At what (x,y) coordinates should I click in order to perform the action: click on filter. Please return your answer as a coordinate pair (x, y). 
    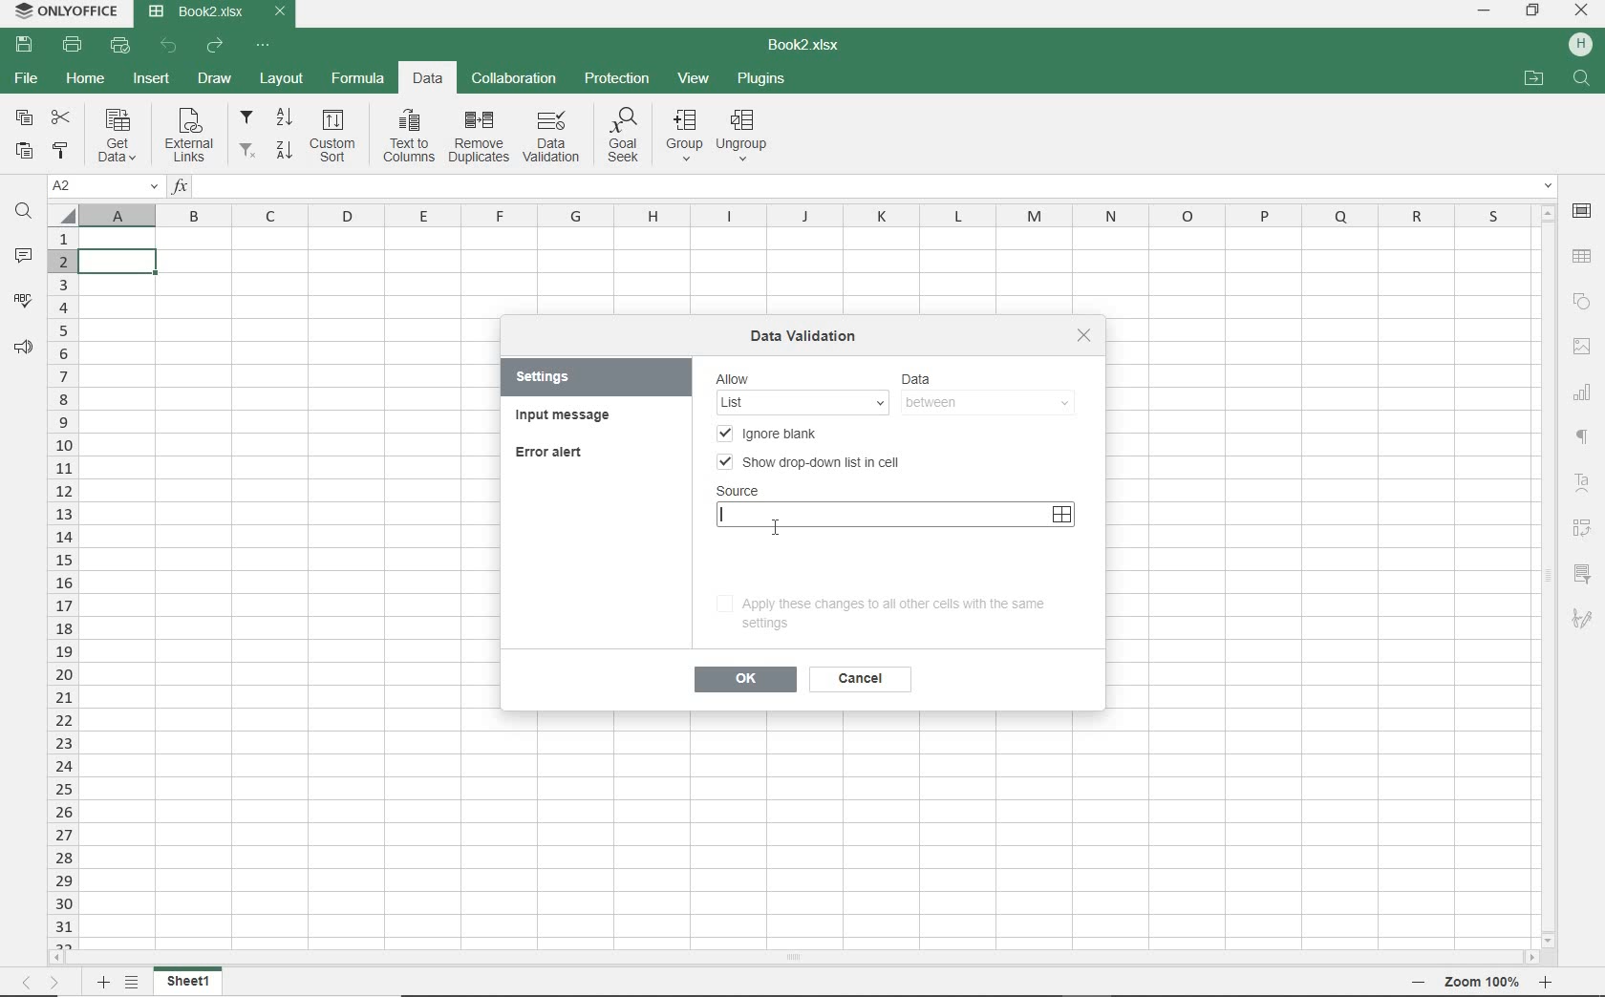
    Looking at the image, I should click on (248, 117).